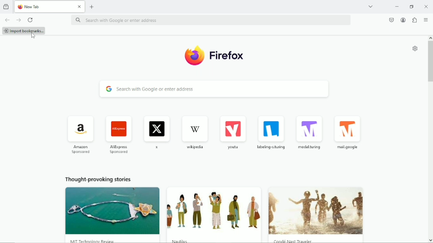  I want to click on AliExpress, so click(117, 134).